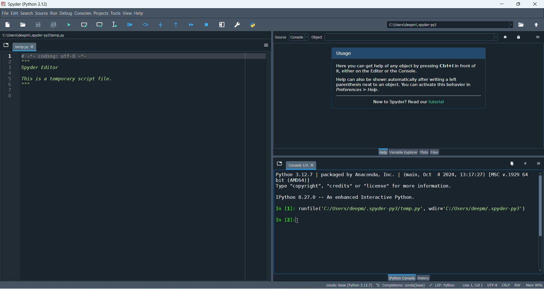  Describe the element at coordinates (527, 163) in the screenshot. I see `interrupt kernel` at that location.